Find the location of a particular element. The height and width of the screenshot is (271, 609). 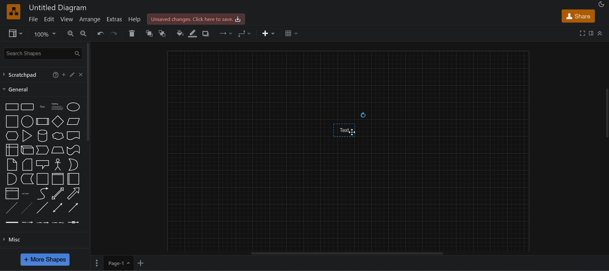

scratchpad is located at coordinates (21, 75).